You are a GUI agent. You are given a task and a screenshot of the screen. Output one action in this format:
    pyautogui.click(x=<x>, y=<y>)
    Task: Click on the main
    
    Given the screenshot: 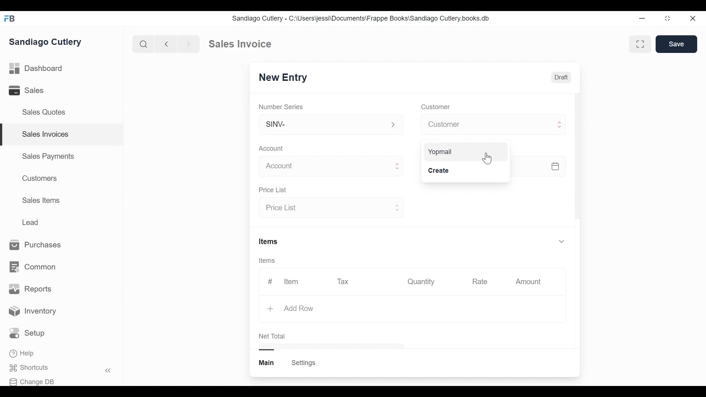 What is the action you would take?
    pyautogui.click(x=267, y=363)
    